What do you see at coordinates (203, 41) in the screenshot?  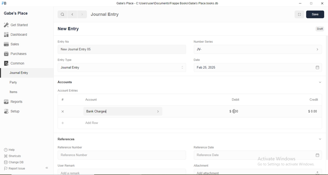 I see `Number Series` at bounding box center [203, 41].